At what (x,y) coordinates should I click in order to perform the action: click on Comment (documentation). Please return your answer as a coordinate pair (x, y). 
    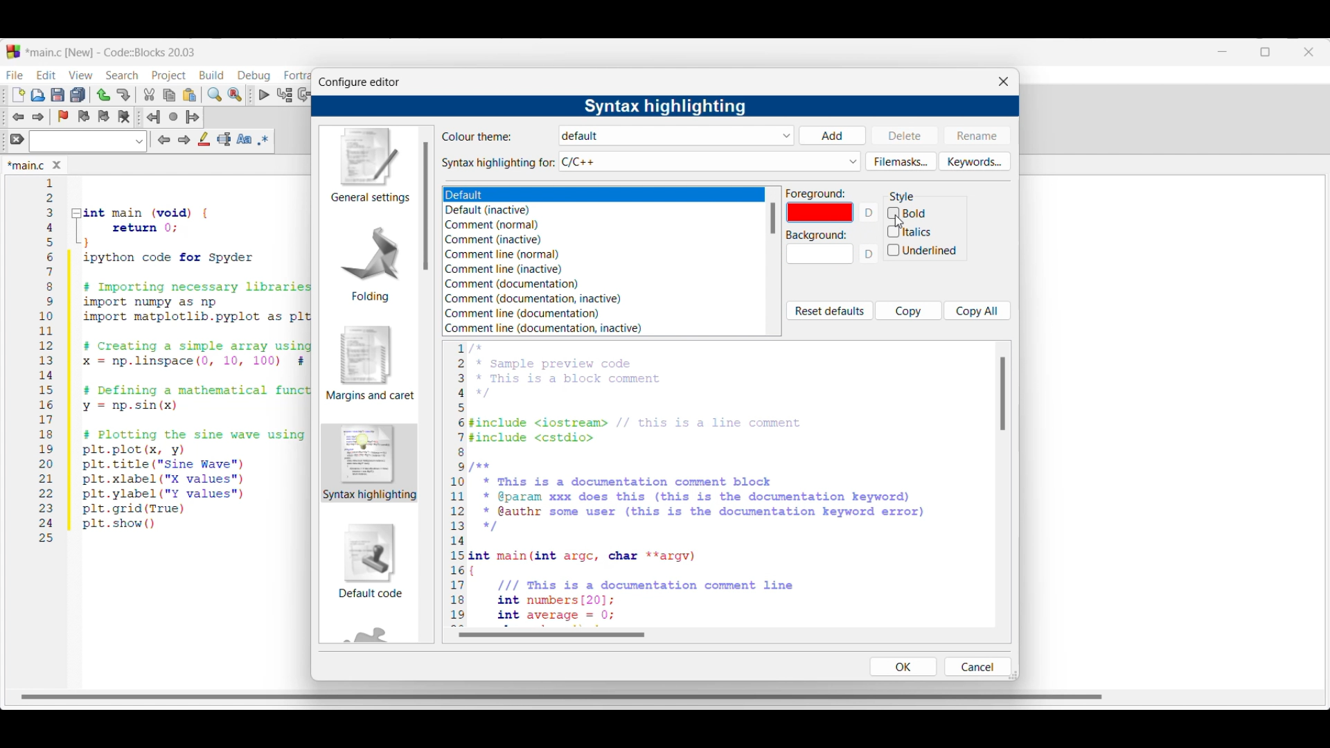
    Looking at the image, I should click on (511, 284).